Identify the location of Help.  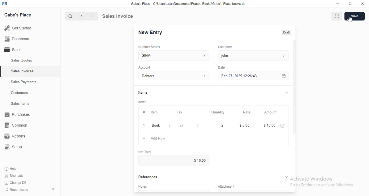
(13, 169).